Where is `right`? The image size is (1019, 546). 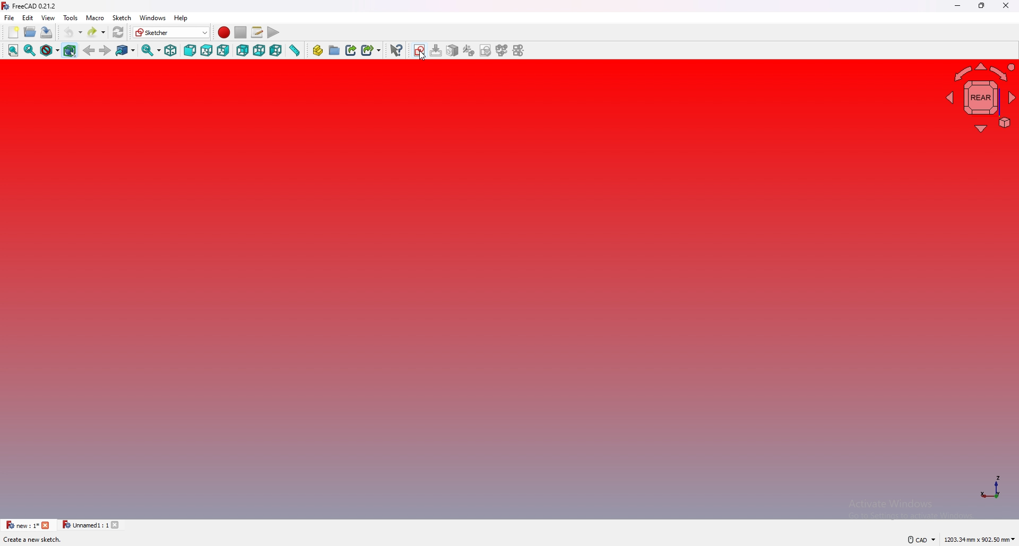 right is located at coordinates (223, 50).